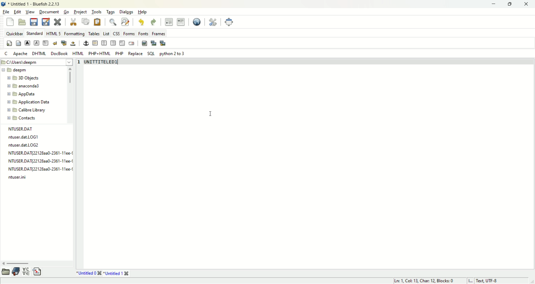  What do you see at coordinates (22, 86) in the screenshot?
I see `anaconda` at bounding box center [22, 86].